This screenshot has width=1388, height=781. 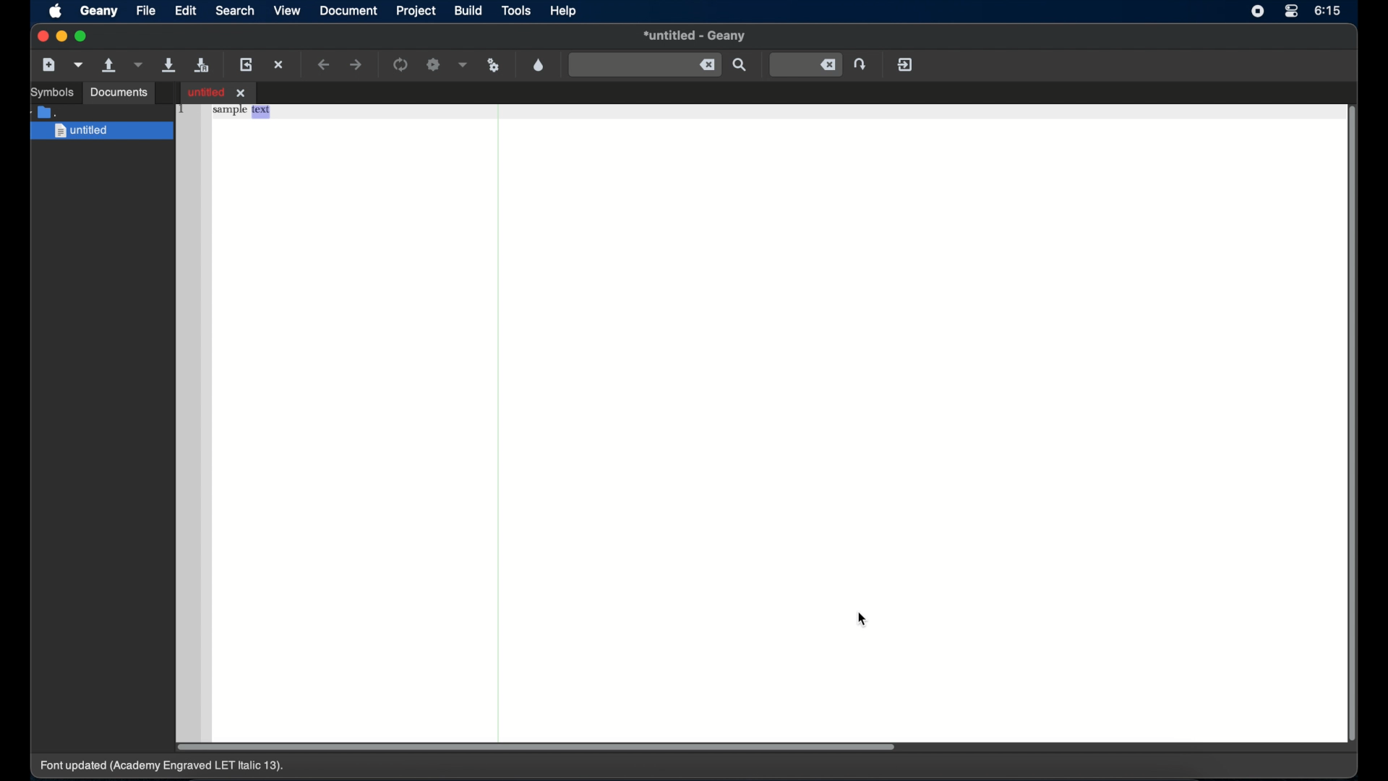 I want to click on documents, so click(x=120, y=93).